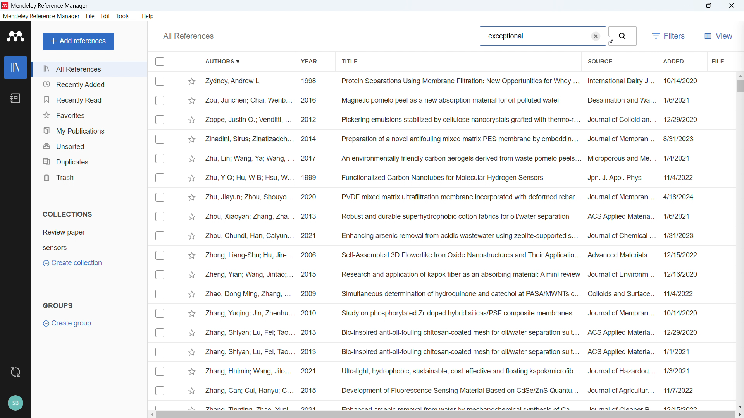 This screenshot has width=744, height=418. I want to click on minimise , so click(686, 6).